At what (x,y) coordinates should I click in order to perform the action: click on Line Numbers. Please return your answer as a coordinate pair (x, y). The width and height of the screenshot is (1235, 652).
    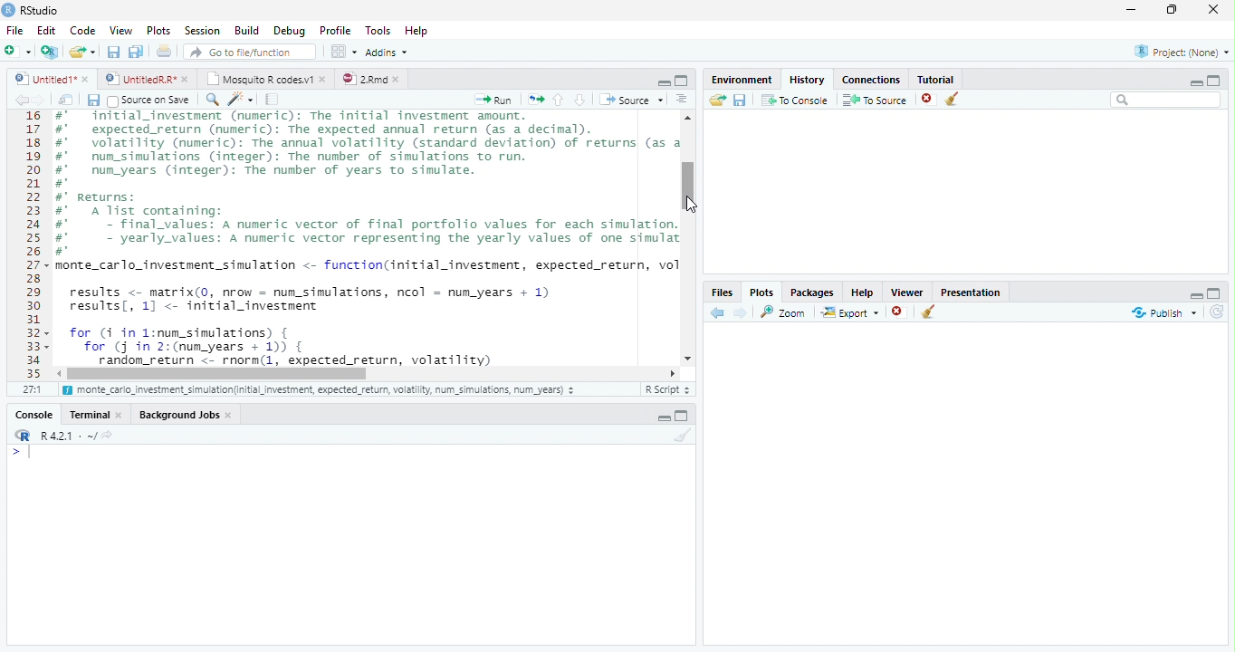
    Looking at the image, I should click on (32, 244).